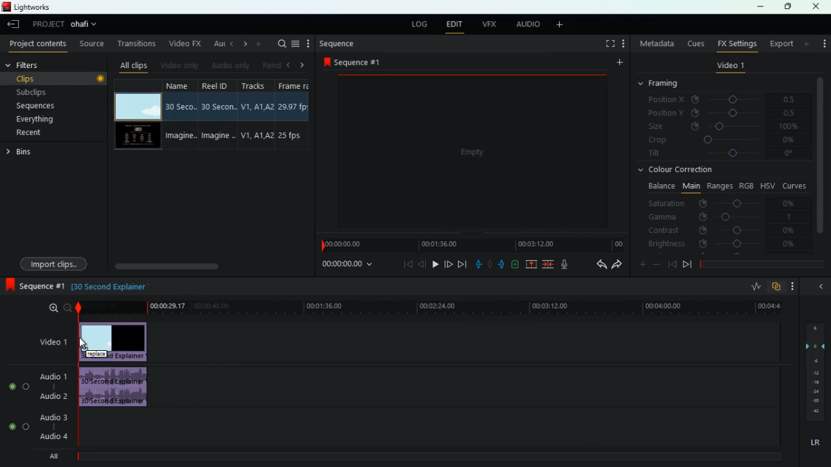 The height and width of the screenshot is (467, 831). I want to click on project, so click(48, 24).